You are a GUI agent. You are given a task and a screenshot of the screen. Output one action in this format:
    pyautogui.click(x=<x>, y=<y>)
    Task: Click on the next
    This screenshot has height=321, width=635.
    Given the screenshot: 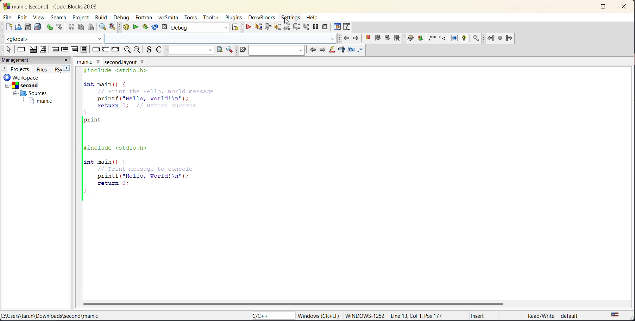 What is the action you would take?
    pyautogui.click(x=69, y=69)
    